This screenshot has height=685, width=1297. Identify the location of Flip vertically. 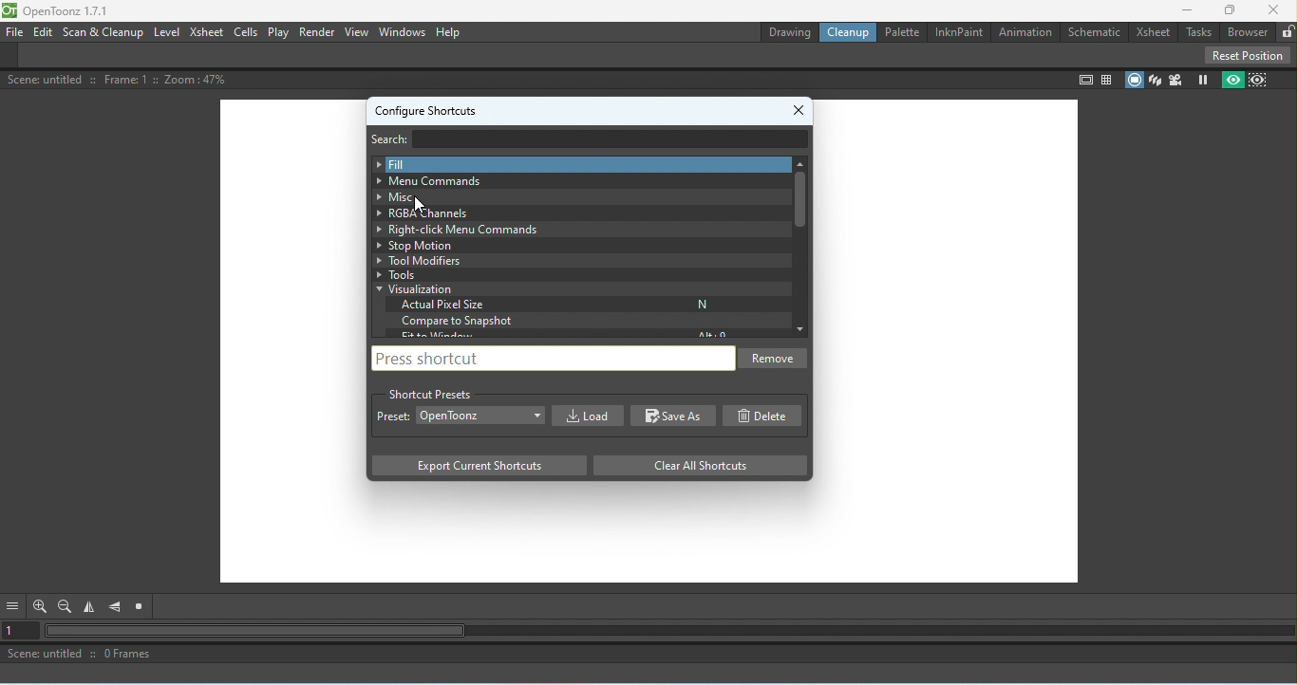
(116, 607).